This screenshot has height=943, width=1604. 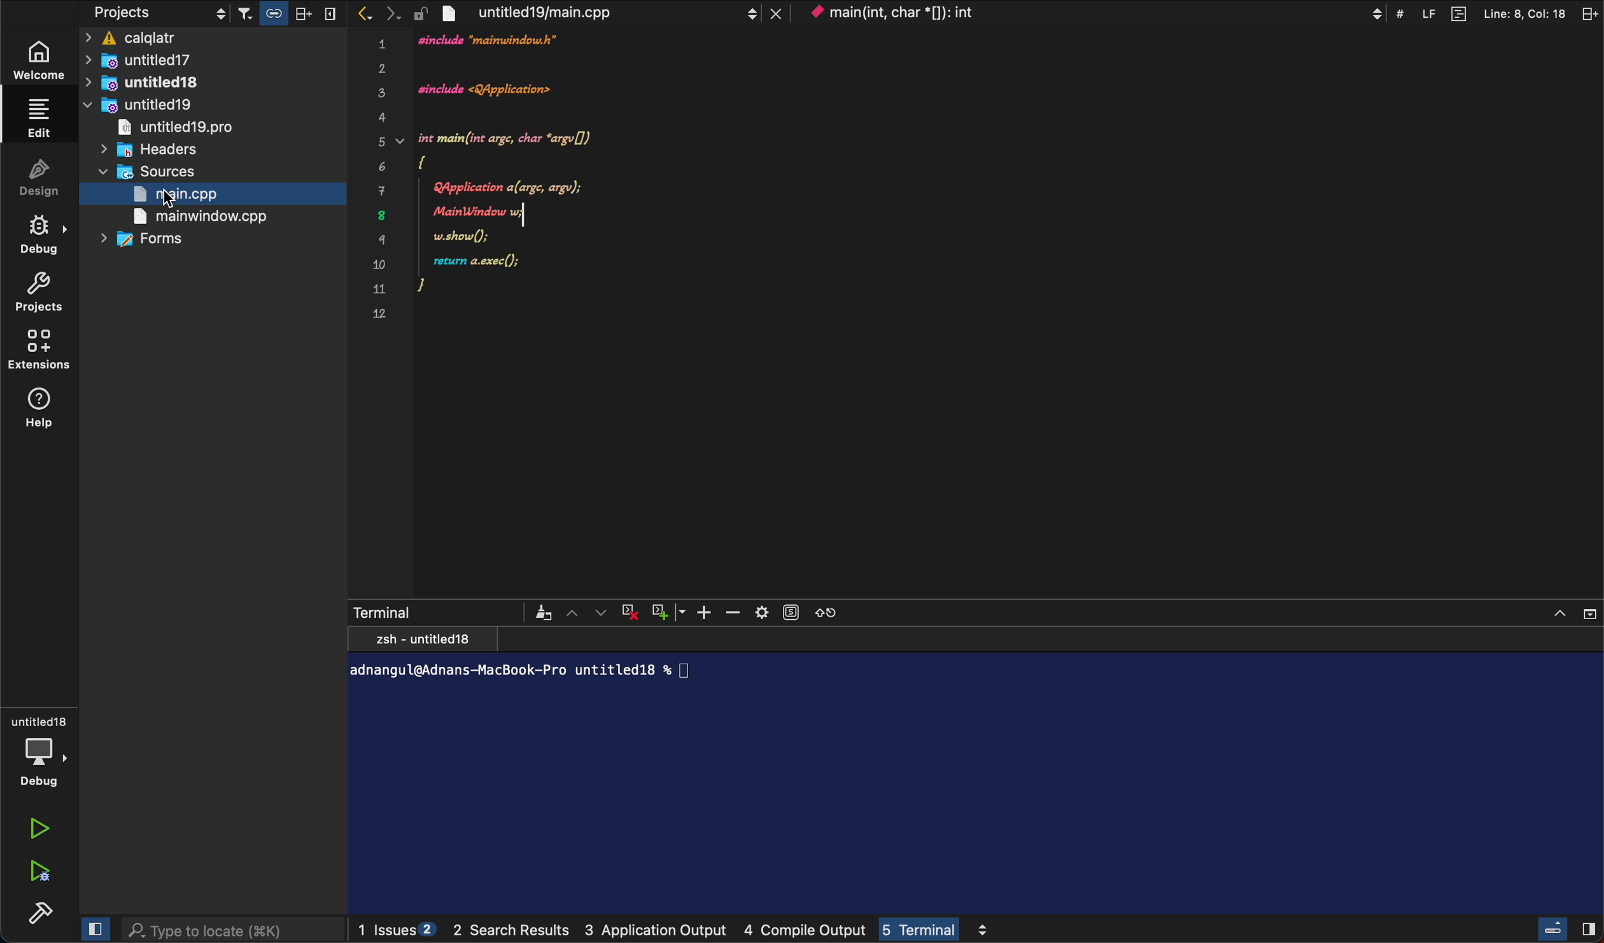 I want to click on debug, so click(x=41, y=748).